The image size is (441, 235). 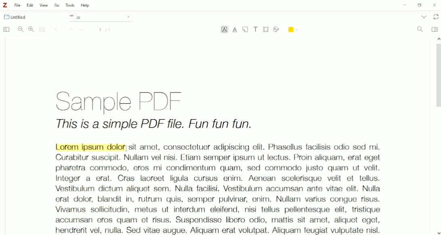 I want to click on Up, so click(x=69, y=30).